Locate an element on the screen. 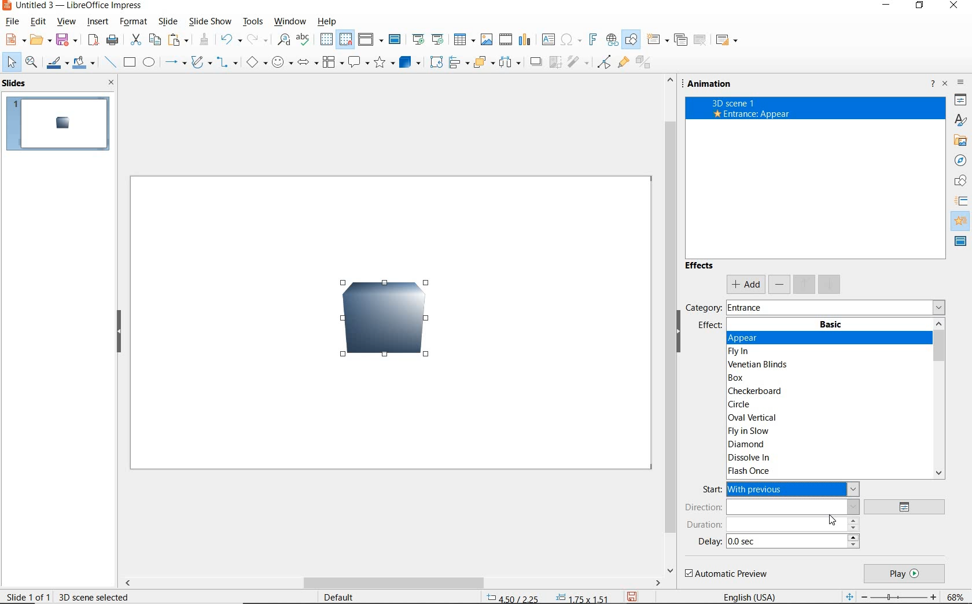 The image size is (972, 604). duplicate slide is located at coordinates (680, 40).